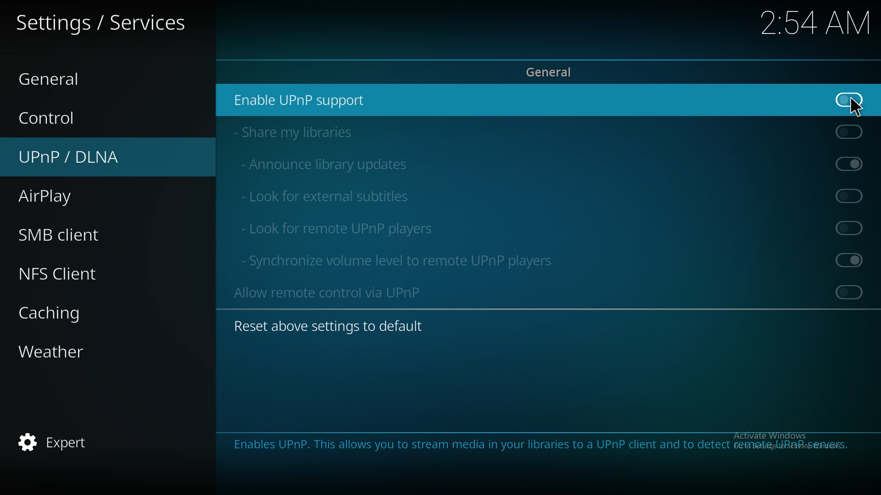 The image size is (881, 495). I want to click on on, so click(855, 99).